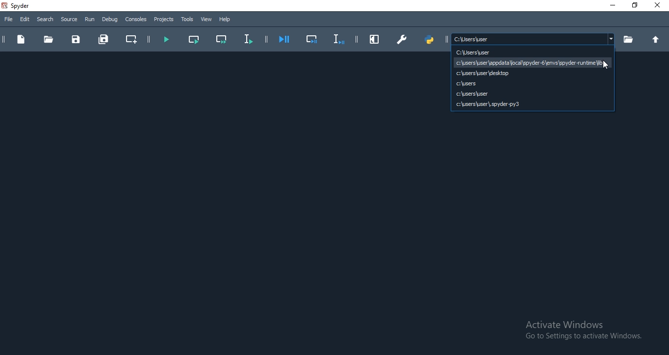 This screenshot has height=355, width=669. Describe the element at coordinates (193, 38) in the screenshot. I see `run current cell` at that location.